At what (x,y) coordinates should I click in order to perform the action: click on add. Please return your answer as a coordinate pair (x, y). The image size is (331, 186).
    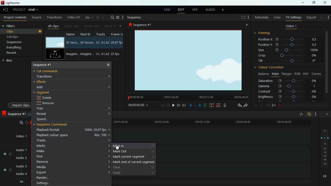
    Looking at the image, I should click on (103, 18).